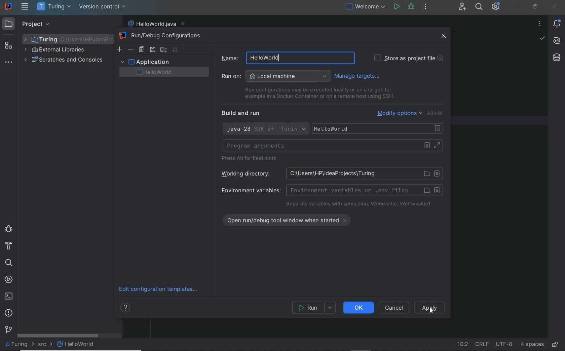  Describe the element at coordinates (160, 289) in the screenshot. I see `edit configuration templates` at that location.